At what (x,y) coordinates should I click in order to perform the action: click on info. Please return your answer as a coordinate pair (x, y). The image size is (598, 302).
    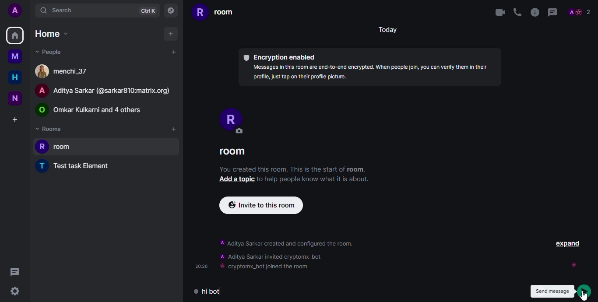
    Looking at the image, I should click on (535, 12).